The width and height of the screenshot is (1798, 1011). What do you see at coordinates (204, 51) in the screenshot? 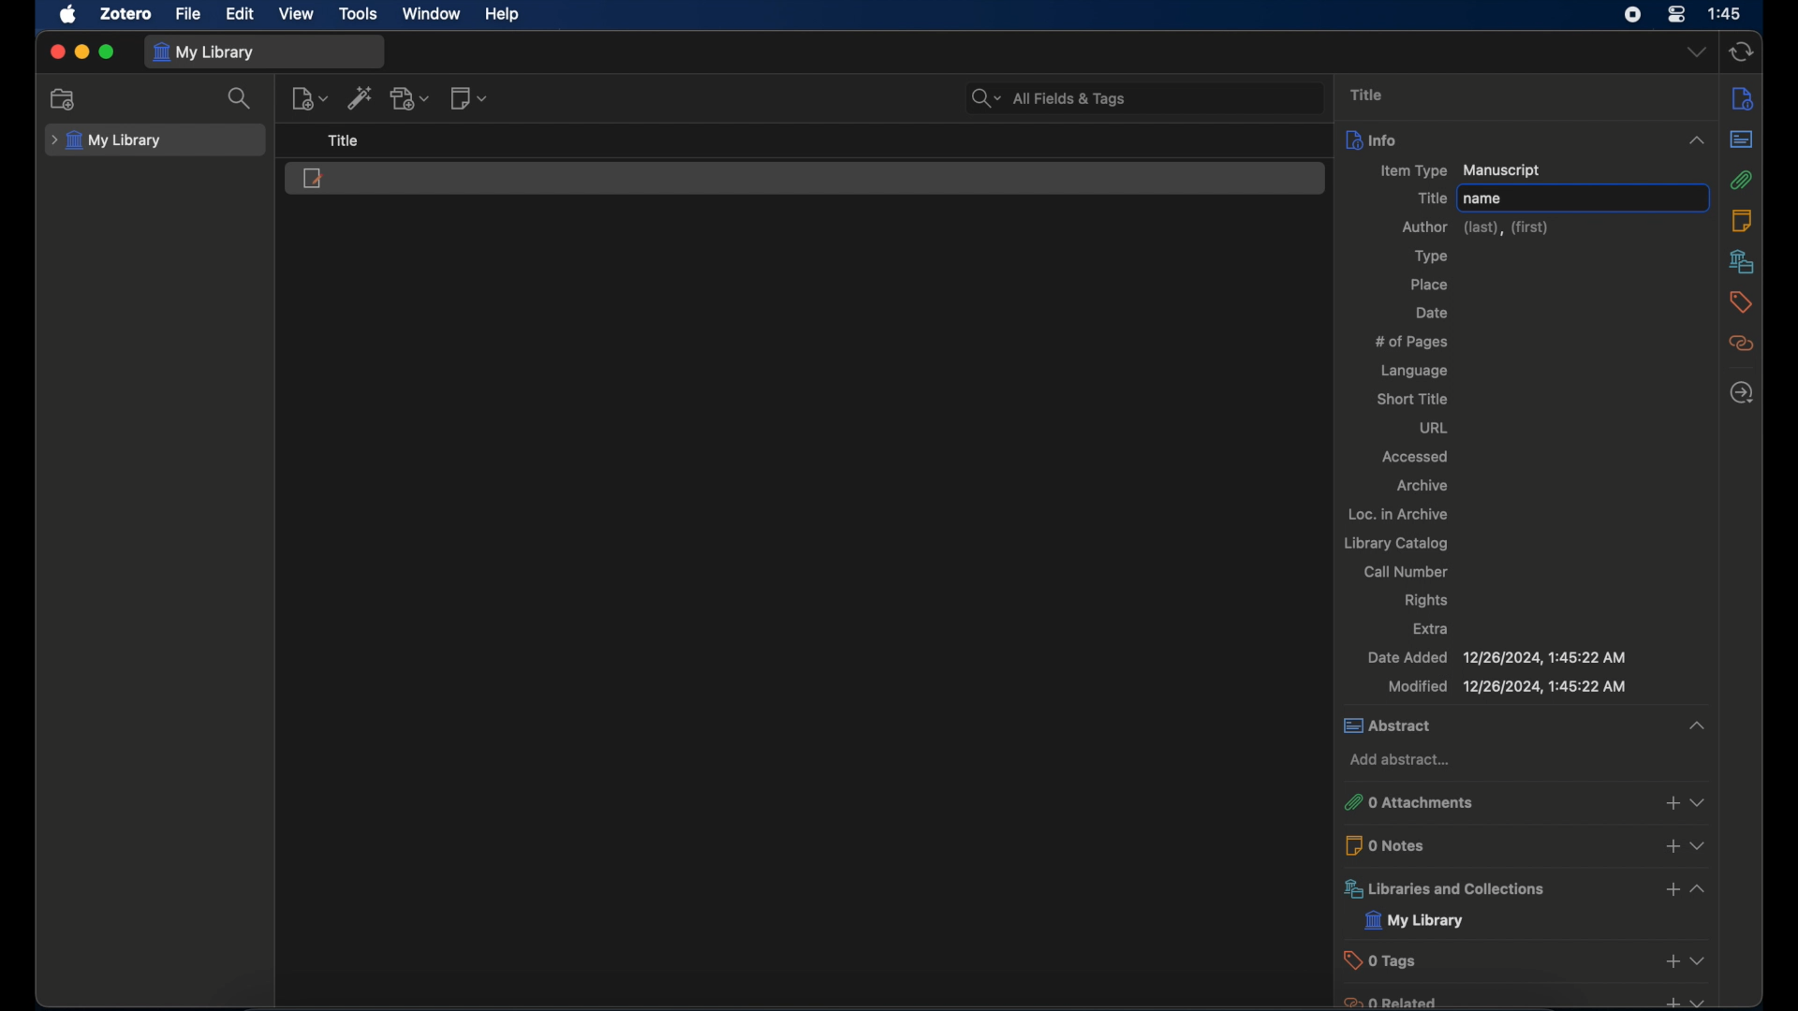
I see `my library` at bounding box center [204, 51].